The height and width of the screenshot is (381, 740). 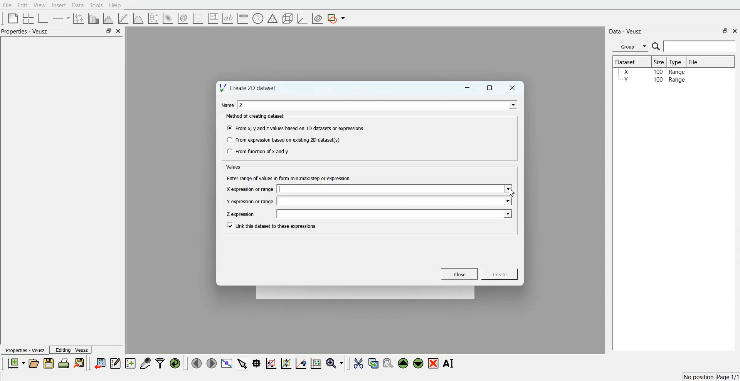 I want to click on Filter dataset, so click(x=160, y=363).